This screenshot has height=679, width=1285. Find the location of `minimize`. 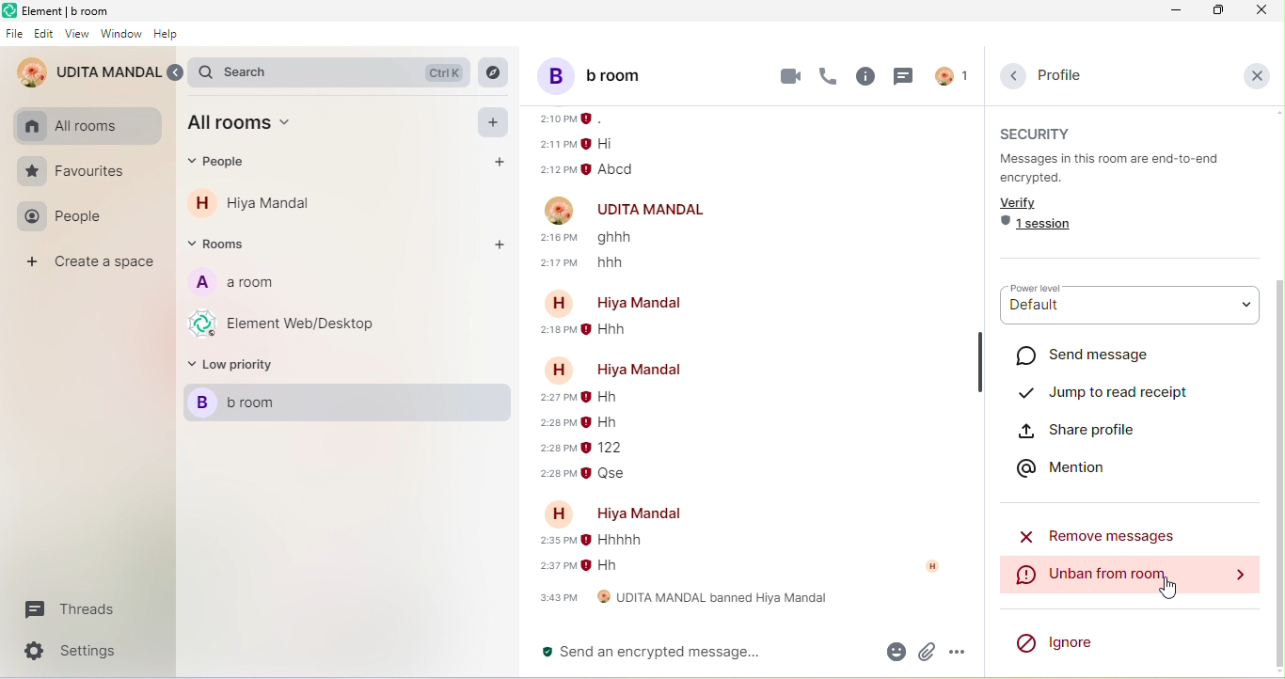

minimize is located at coordinates (1174, 10).